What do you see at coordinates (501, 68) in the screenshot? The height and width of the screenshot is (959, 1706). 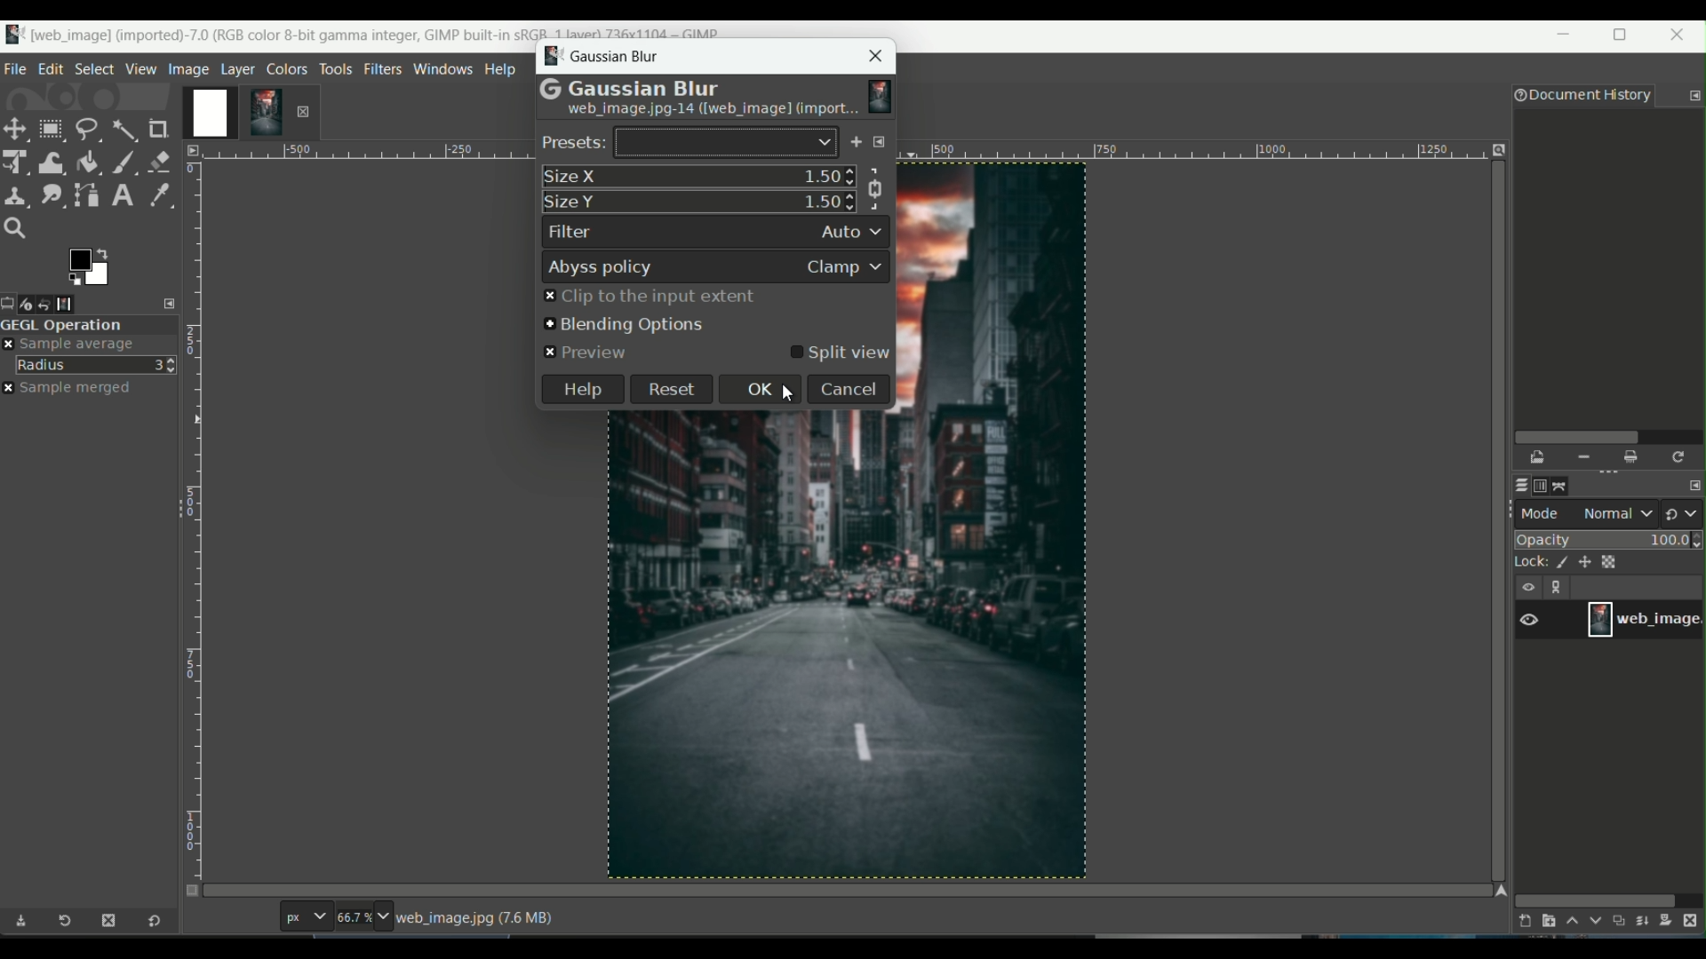 I see `help tab` at bounding box center [501, 68].